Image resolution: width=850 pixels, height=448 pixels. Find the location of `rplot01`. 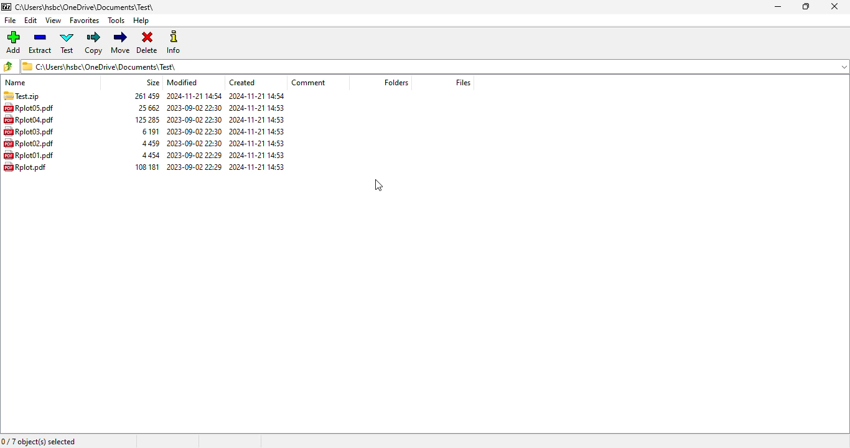

rplot01 is located at coordinates (29, 155).